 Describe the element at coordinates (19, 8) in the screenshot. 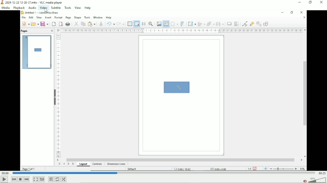

I see `Playback` at that location.